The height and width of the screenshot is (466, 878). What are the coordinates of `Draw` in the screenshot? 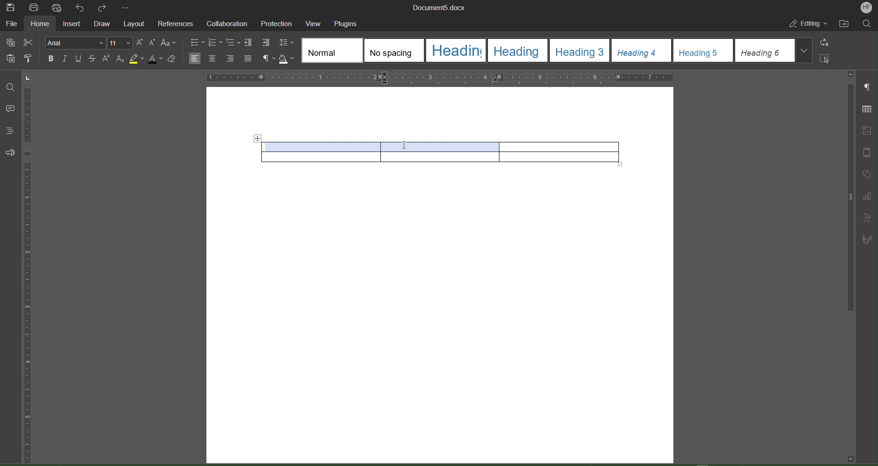 It's located at (104, 25).